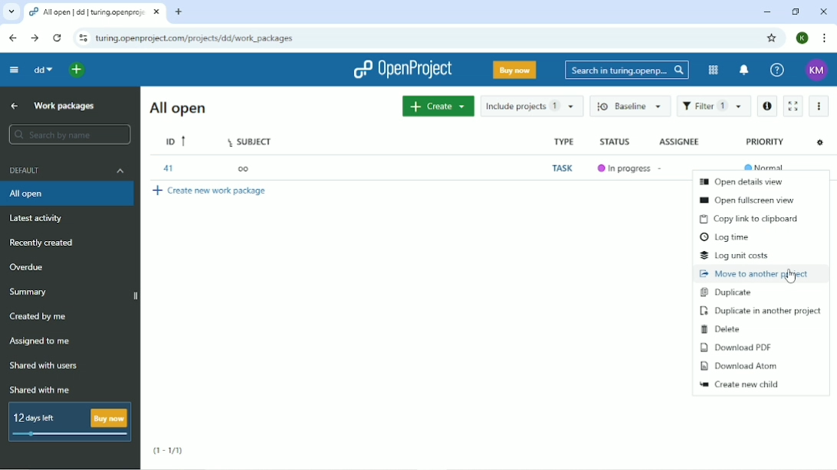 The image size is (837, 470). I want to click on dd, so click(43, 70).